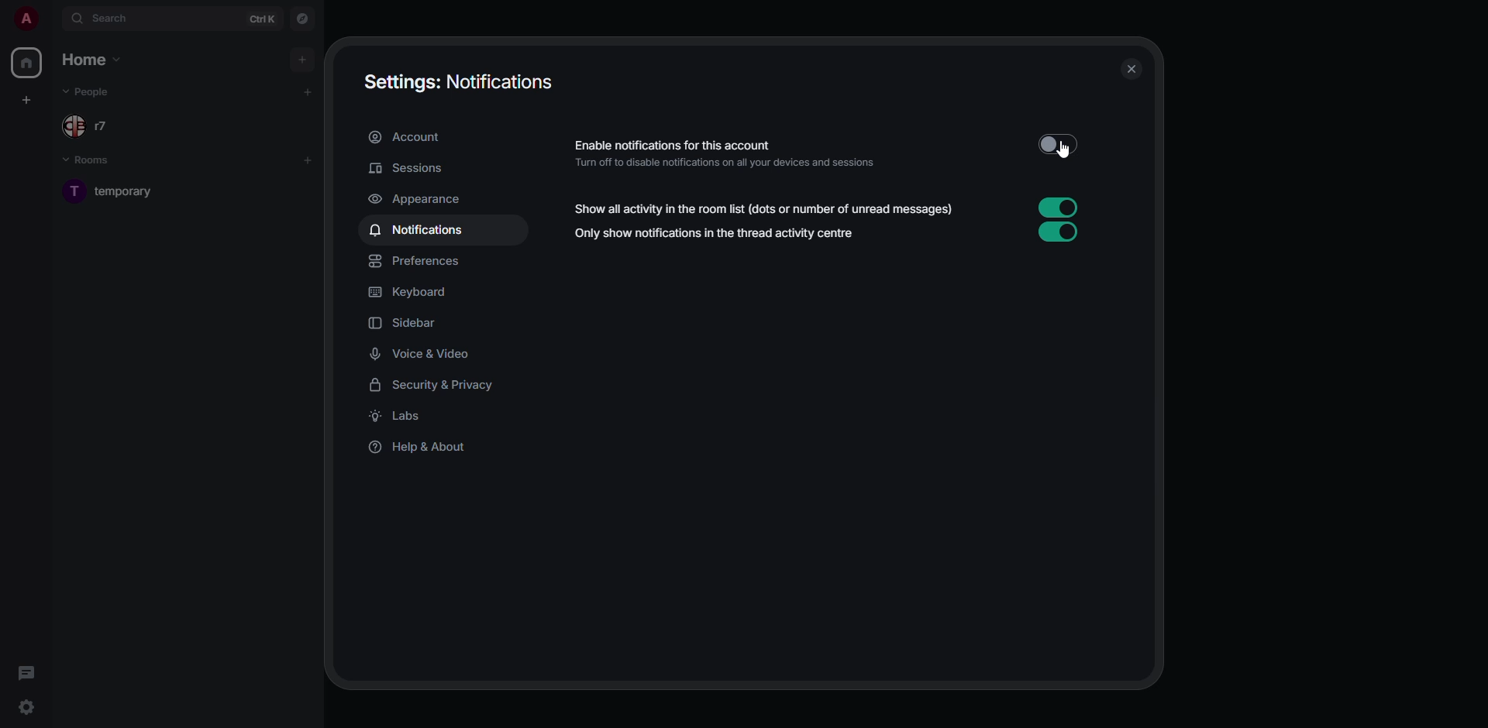 The image size is (1488, 728). What do you see at coordinates (410, 170) in the screenshot?
I see `sessions` at bounding box center [410, 170].